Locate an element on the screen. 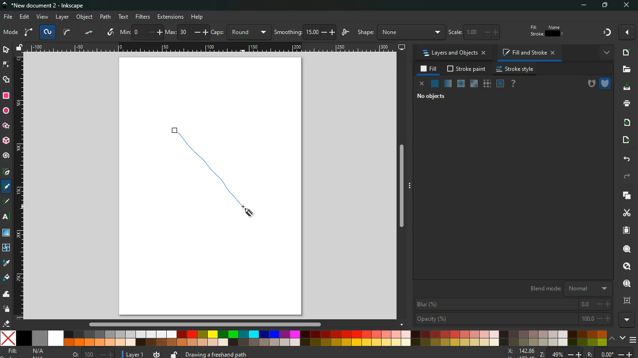 The width and height of the screenshot is (638, 358). natural is located at coordinates (435, 83).